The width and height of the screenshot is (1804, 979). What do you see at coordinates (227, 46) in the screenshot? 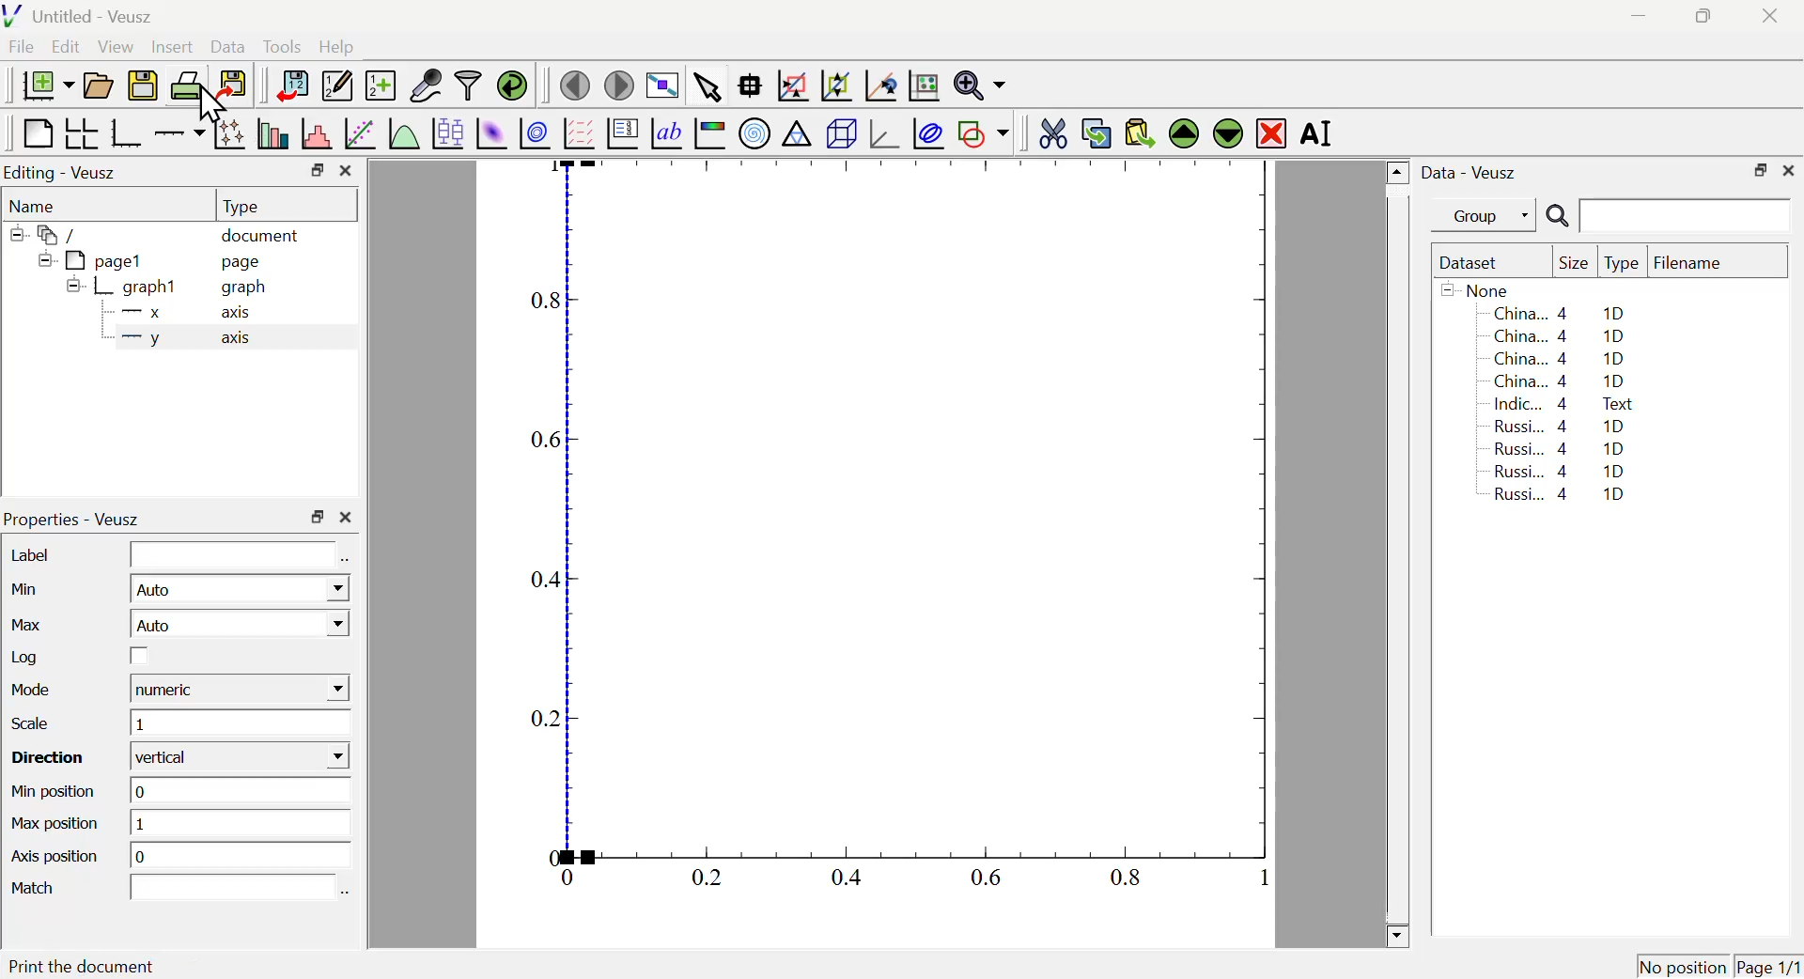
I see `Data` at bounding box center [227, 46].